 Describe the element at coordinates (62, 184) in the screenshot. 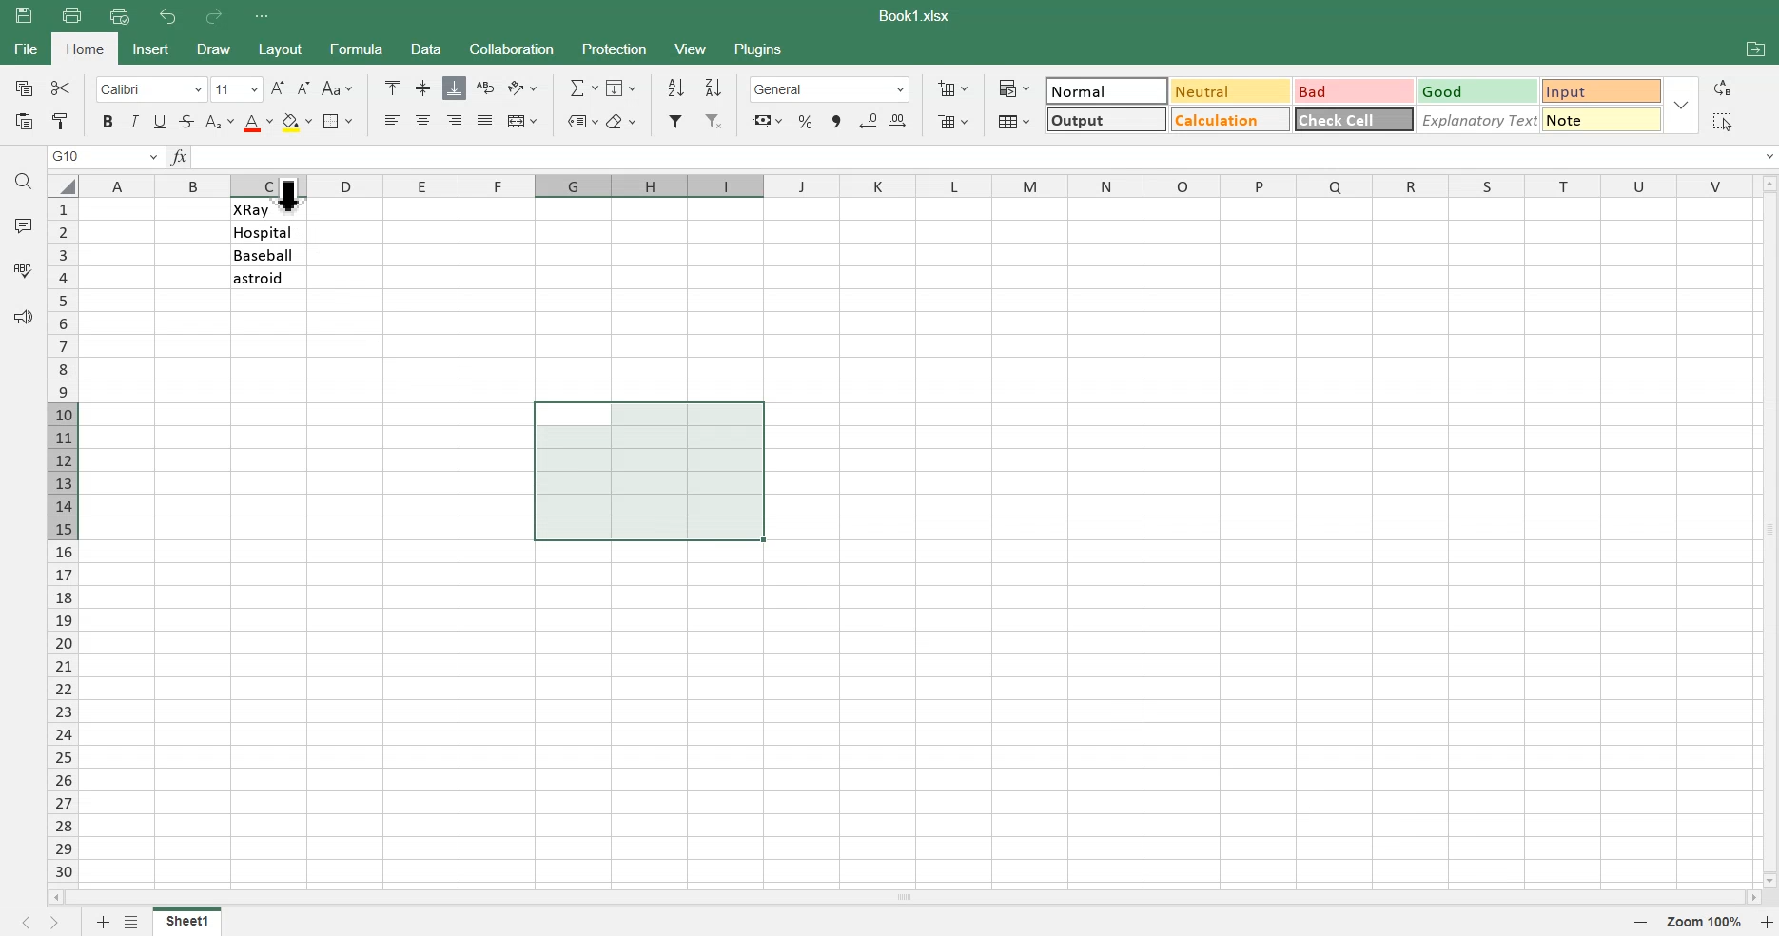

I see `select all` at that location.